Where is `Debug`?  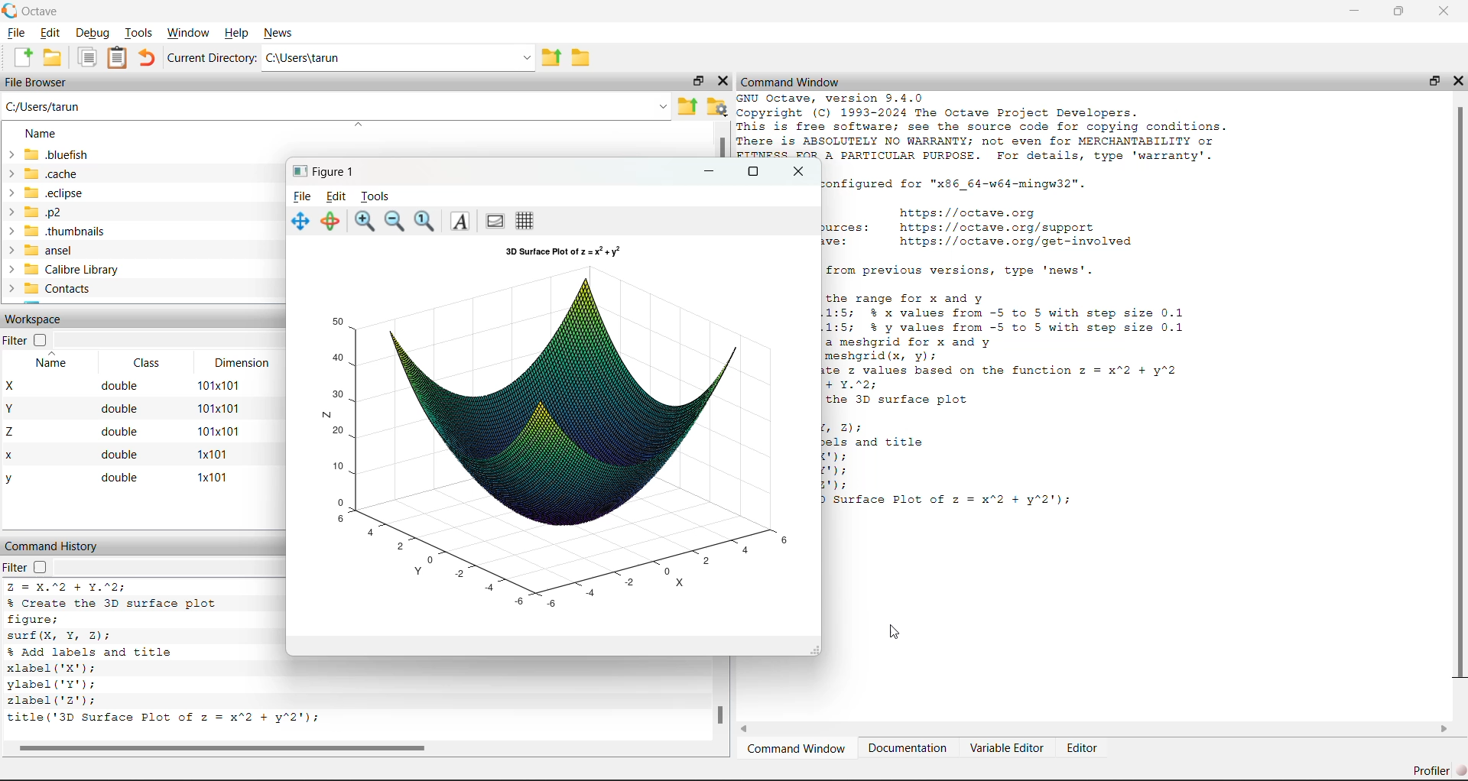
Debug is located at coordinates (93, 32).